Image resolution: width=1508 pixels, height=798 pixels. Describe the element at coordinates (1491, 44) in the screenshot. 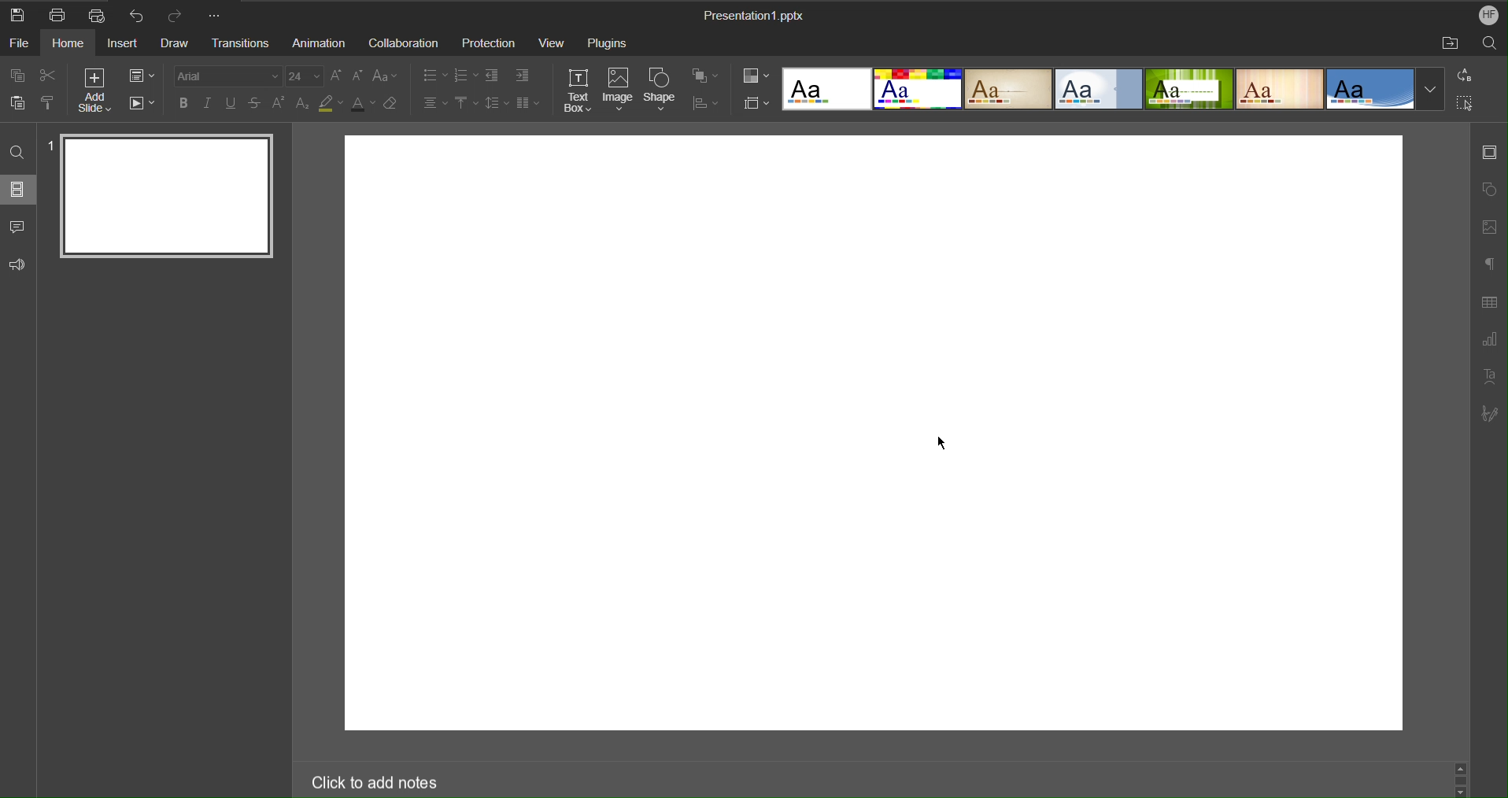

I see `Search` at that location.